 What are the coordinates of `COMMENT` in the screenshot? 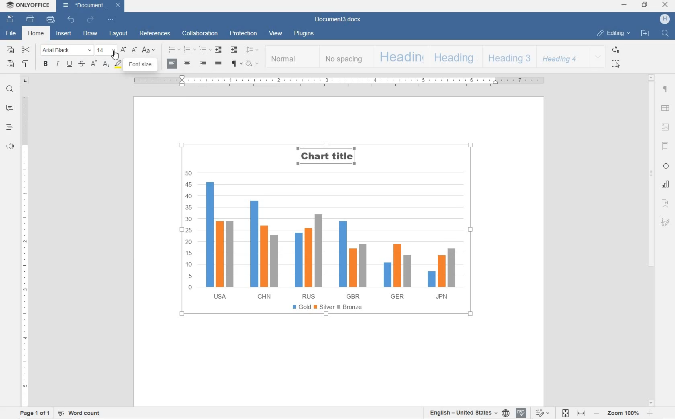 It's located at (10, 108).